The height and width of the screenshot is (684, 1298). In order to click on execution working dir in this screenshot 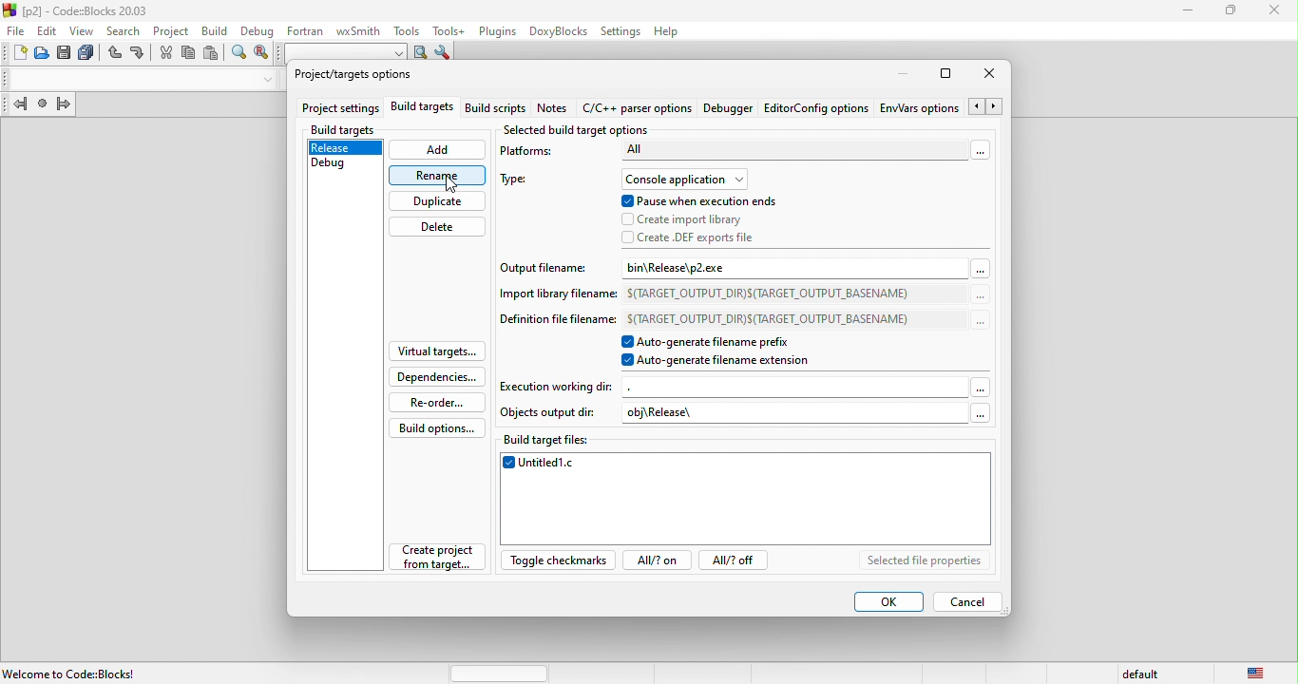, I will do `click(558, 386)`.